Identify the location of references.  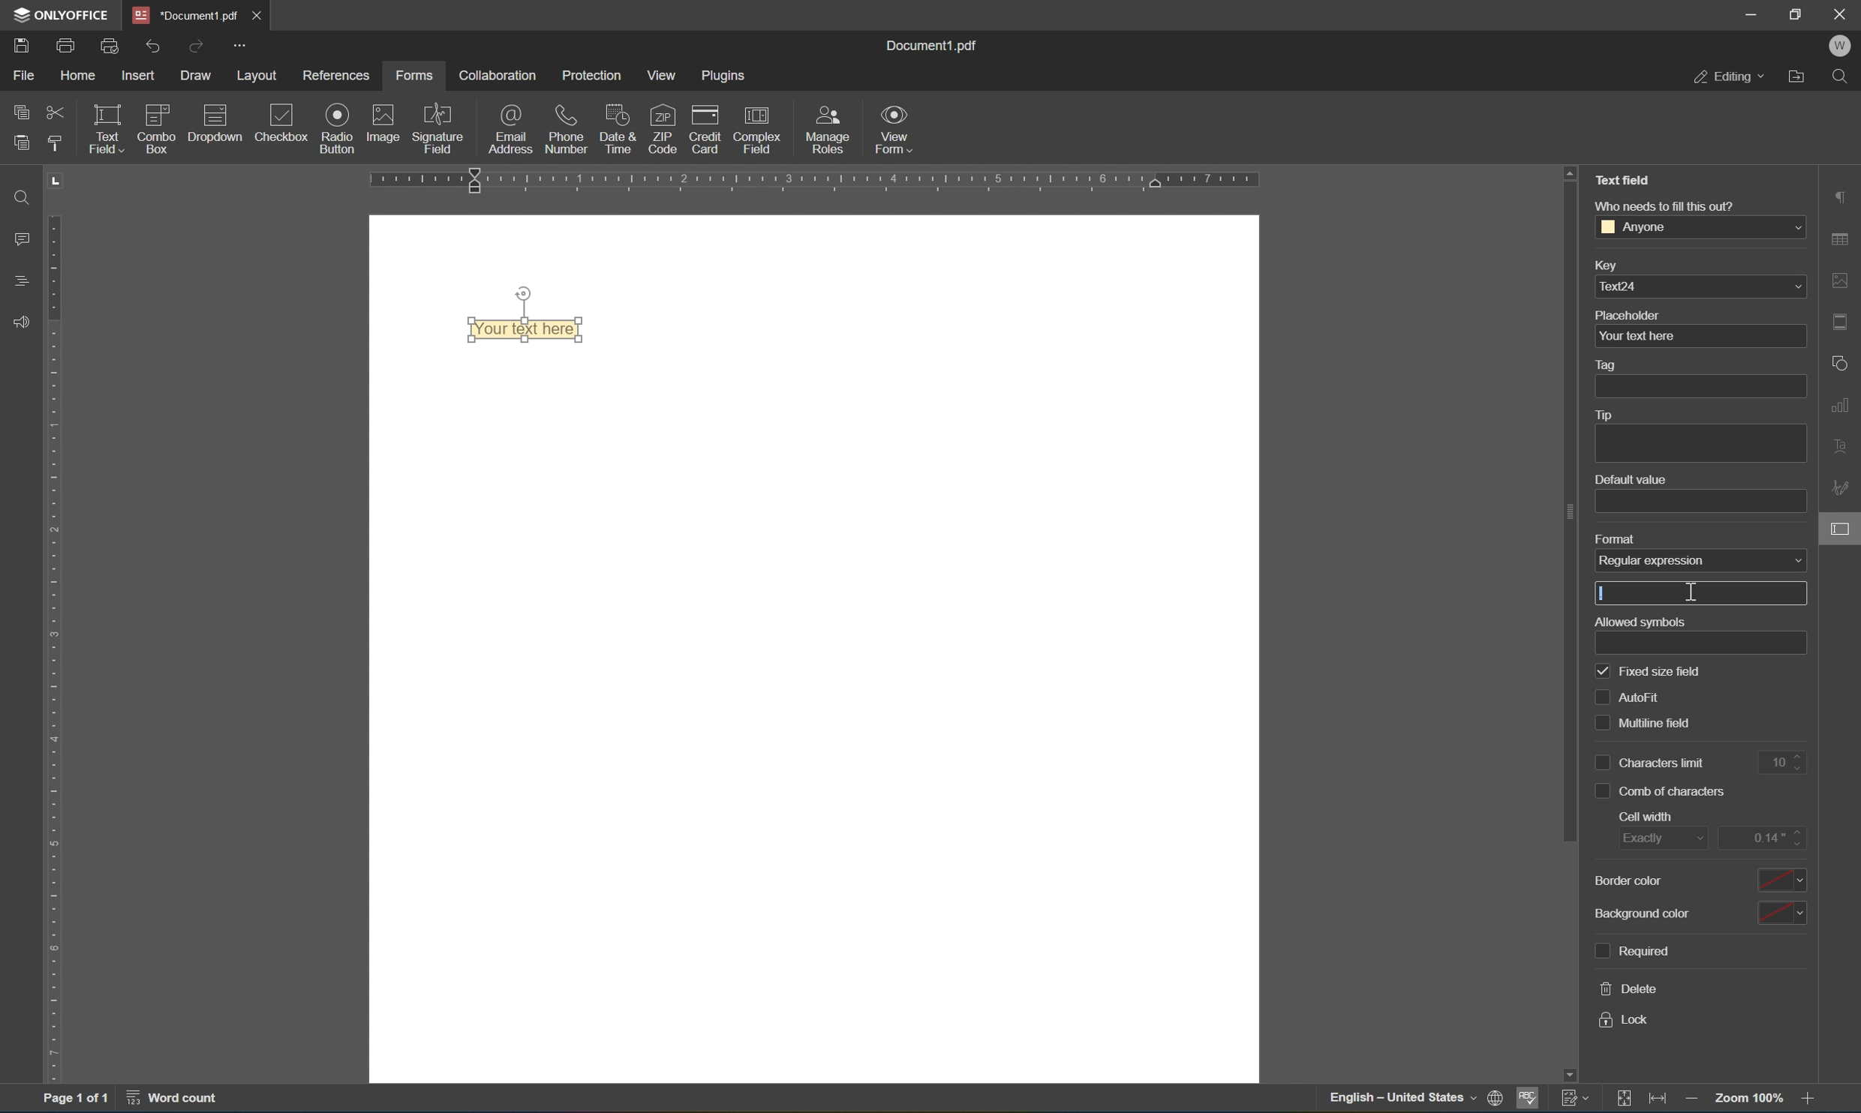
(339, 76).